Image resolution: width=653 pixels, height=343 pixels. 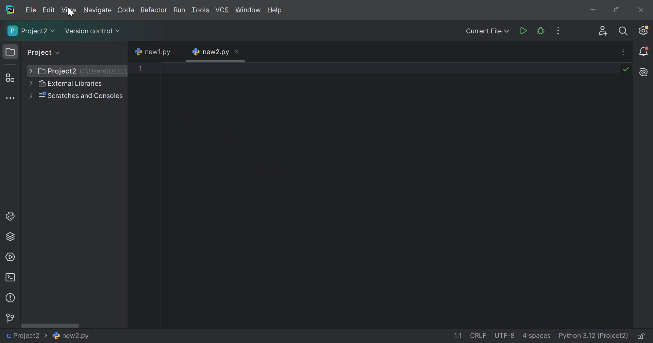 What do you see at coordinates (248, 10) in the screenshot?
I see `Windows` at bounding box center [248, 10].